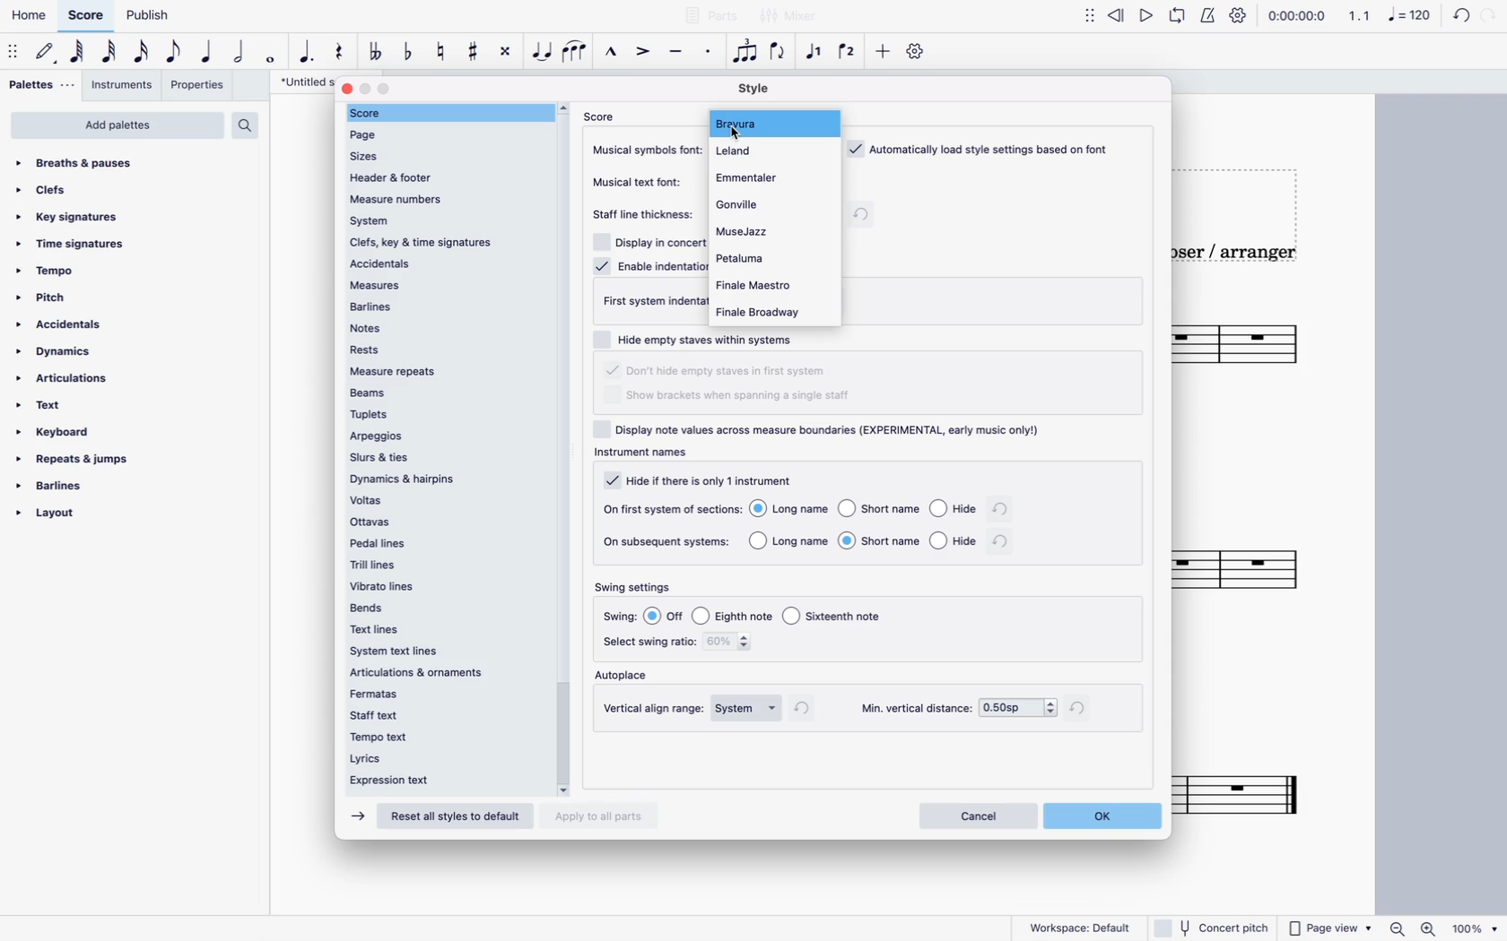 The width and height of the screenshot is (1507, 941). I want to click on accidentals, so click(72, 326).